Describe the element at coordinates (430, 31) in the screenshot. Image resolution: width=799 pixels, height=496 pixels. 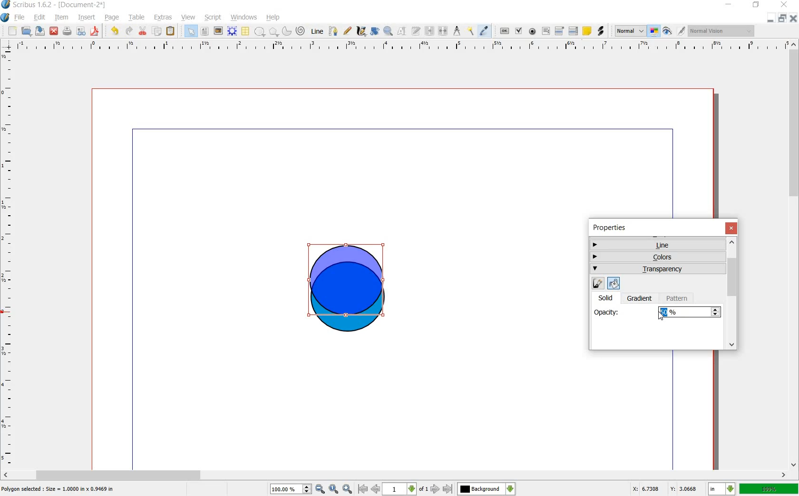
I see `link text frames` at that location.